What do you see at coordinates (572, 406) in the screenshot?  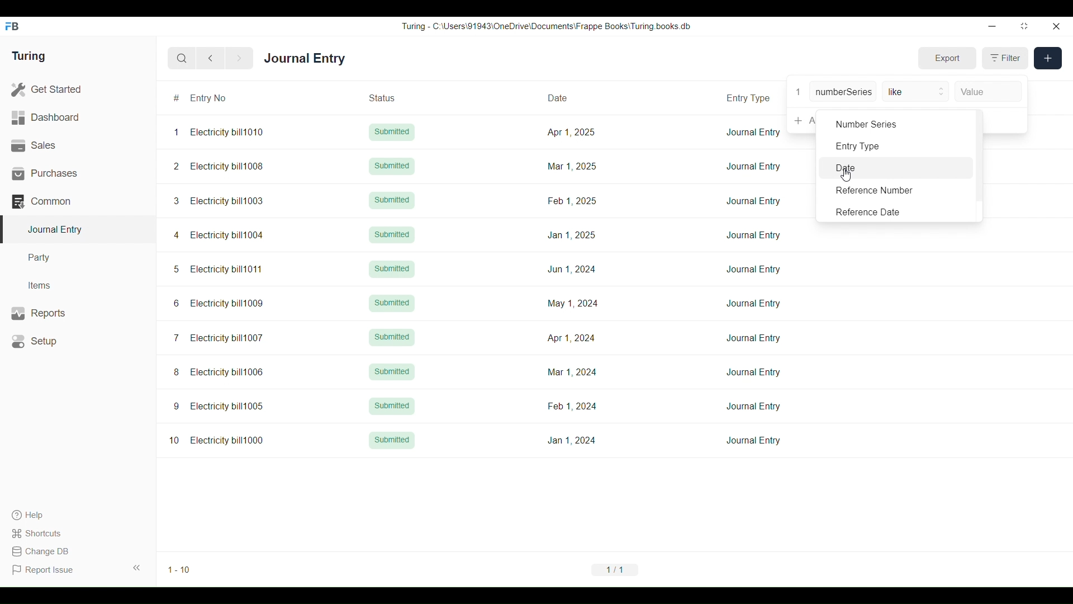 I see `Feb 1,2024` at bounding box center [572, 406].